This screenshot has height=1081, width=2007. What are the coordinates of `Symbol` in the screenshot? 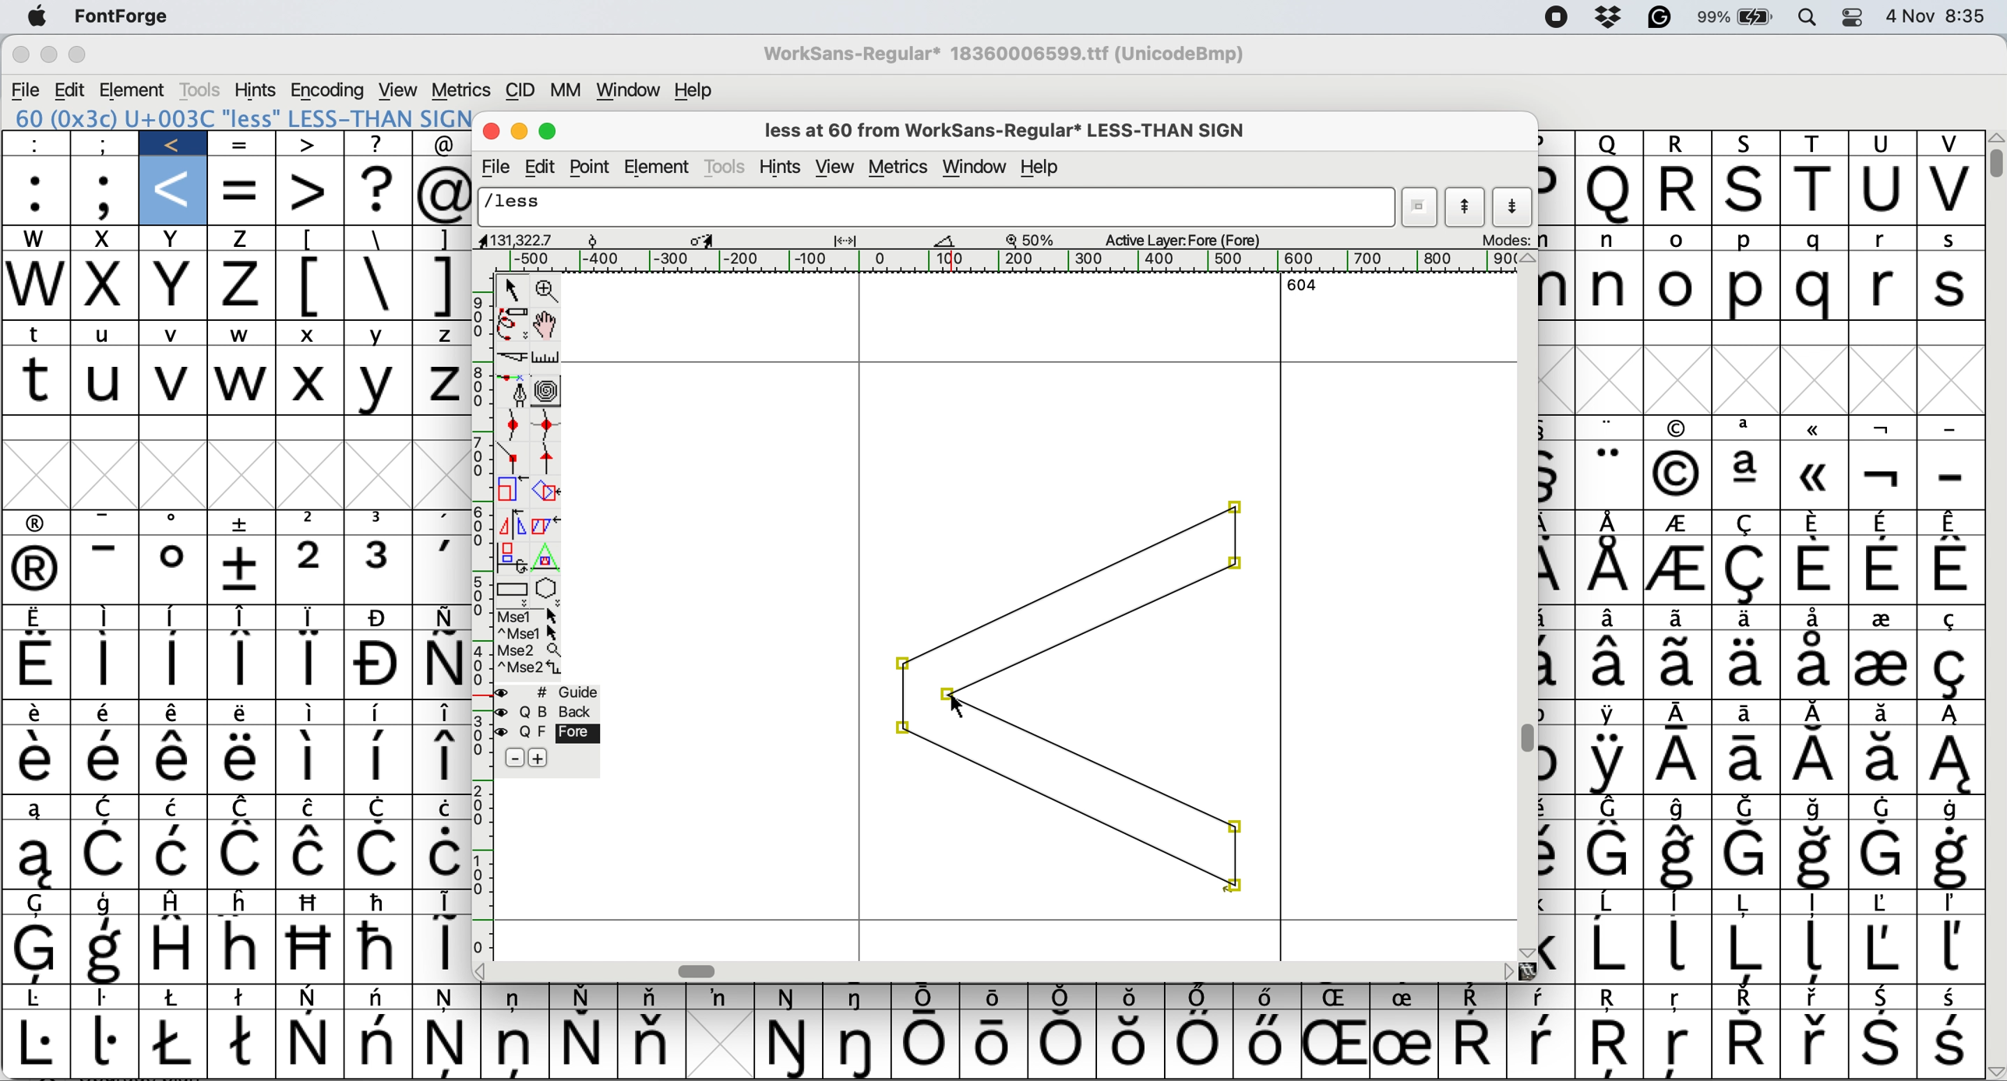 It's located at (438, 759).